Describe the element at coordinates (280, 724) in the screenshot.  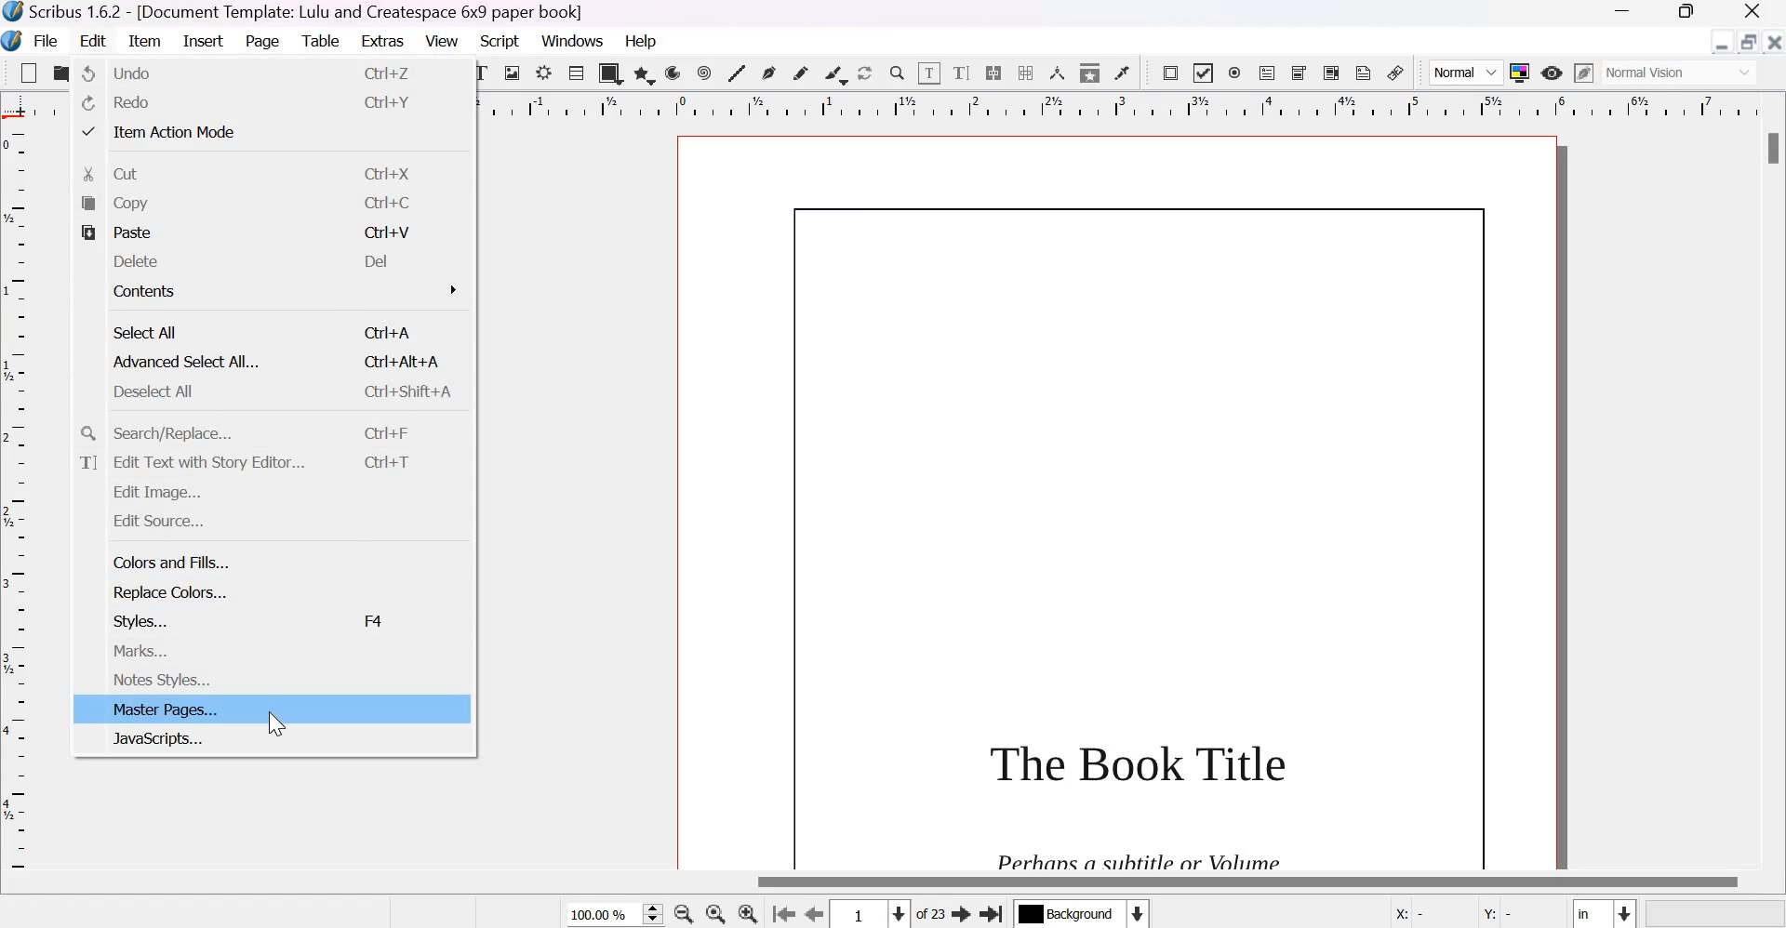
I see `cursor` at that location.